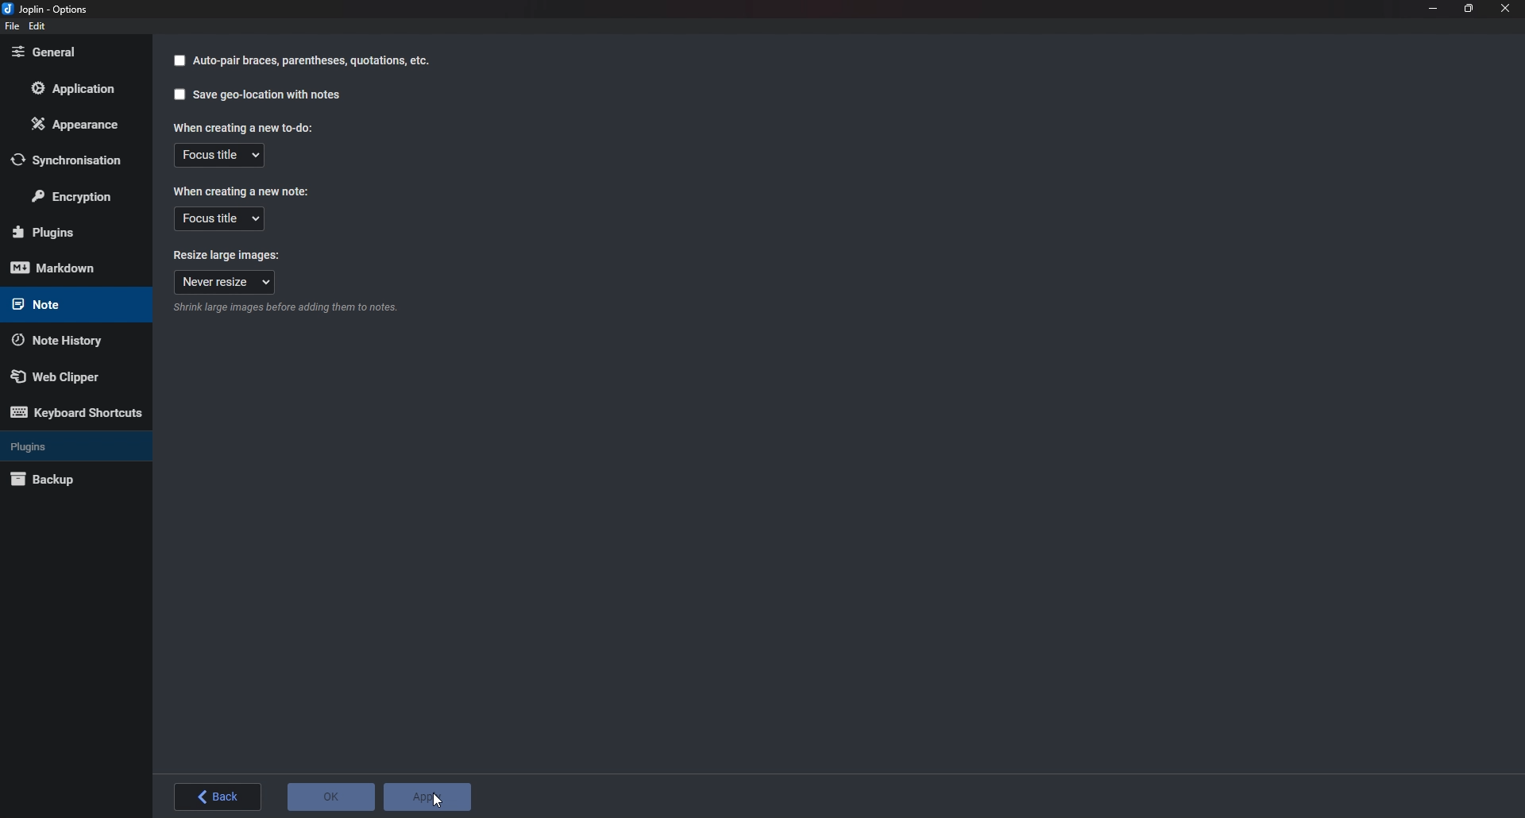  I want to click on autopair braces parenthesis quotation, so click(311, 63).